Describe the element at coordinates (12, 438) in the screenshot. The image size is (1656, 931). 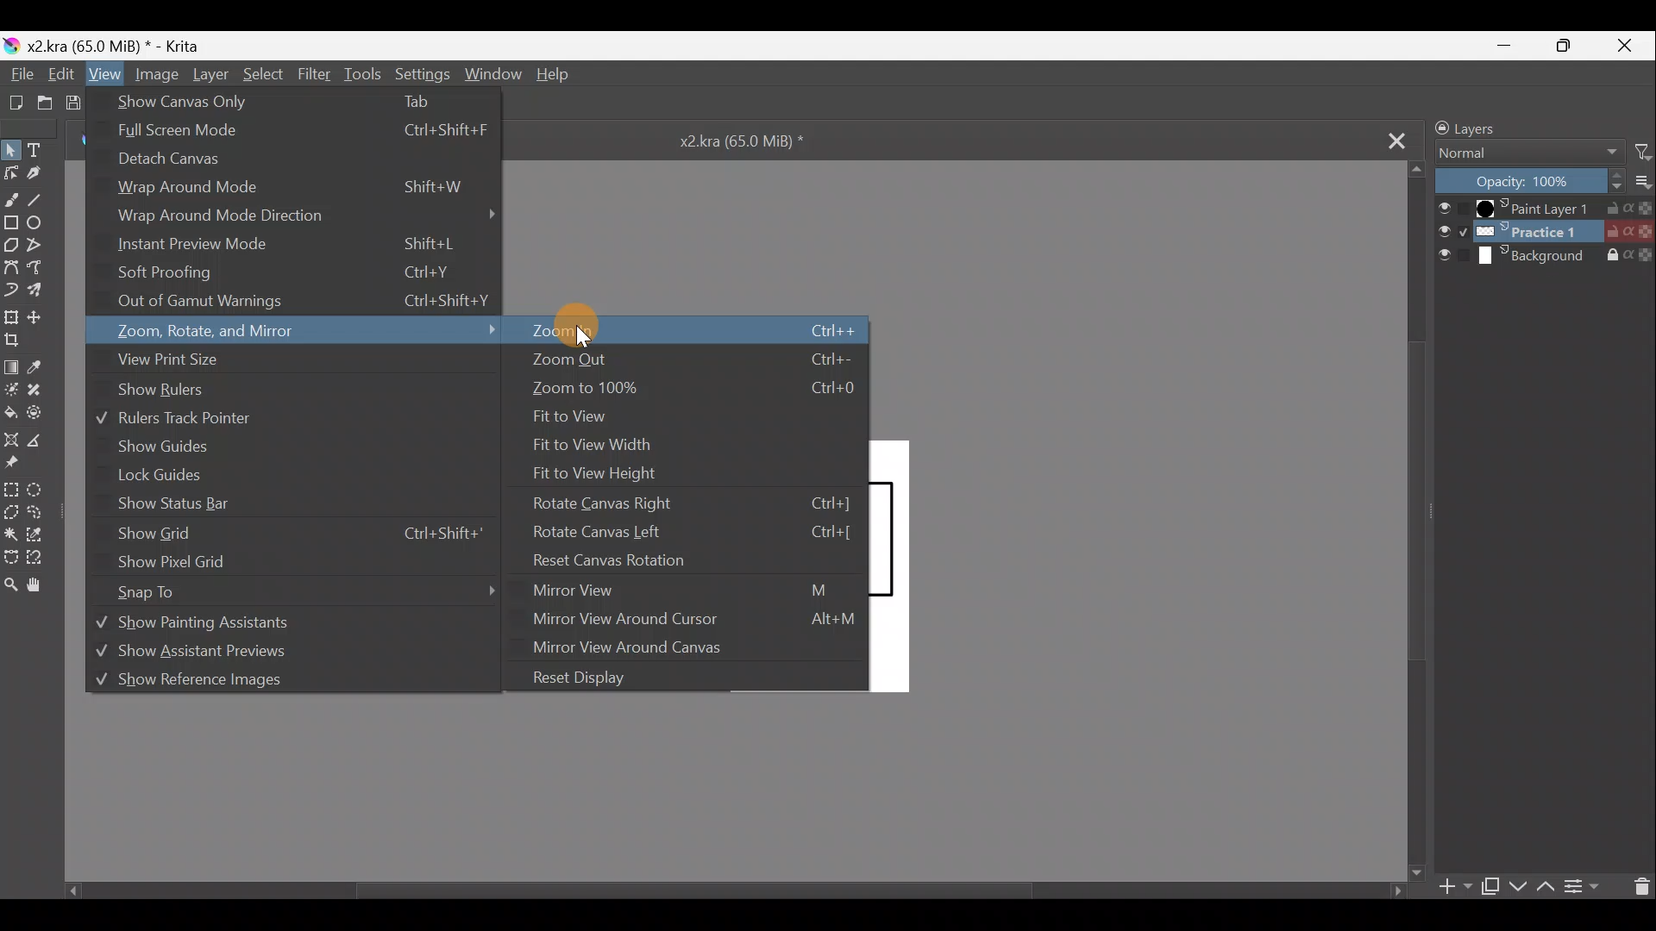
I see `Assistant tool` at that location.